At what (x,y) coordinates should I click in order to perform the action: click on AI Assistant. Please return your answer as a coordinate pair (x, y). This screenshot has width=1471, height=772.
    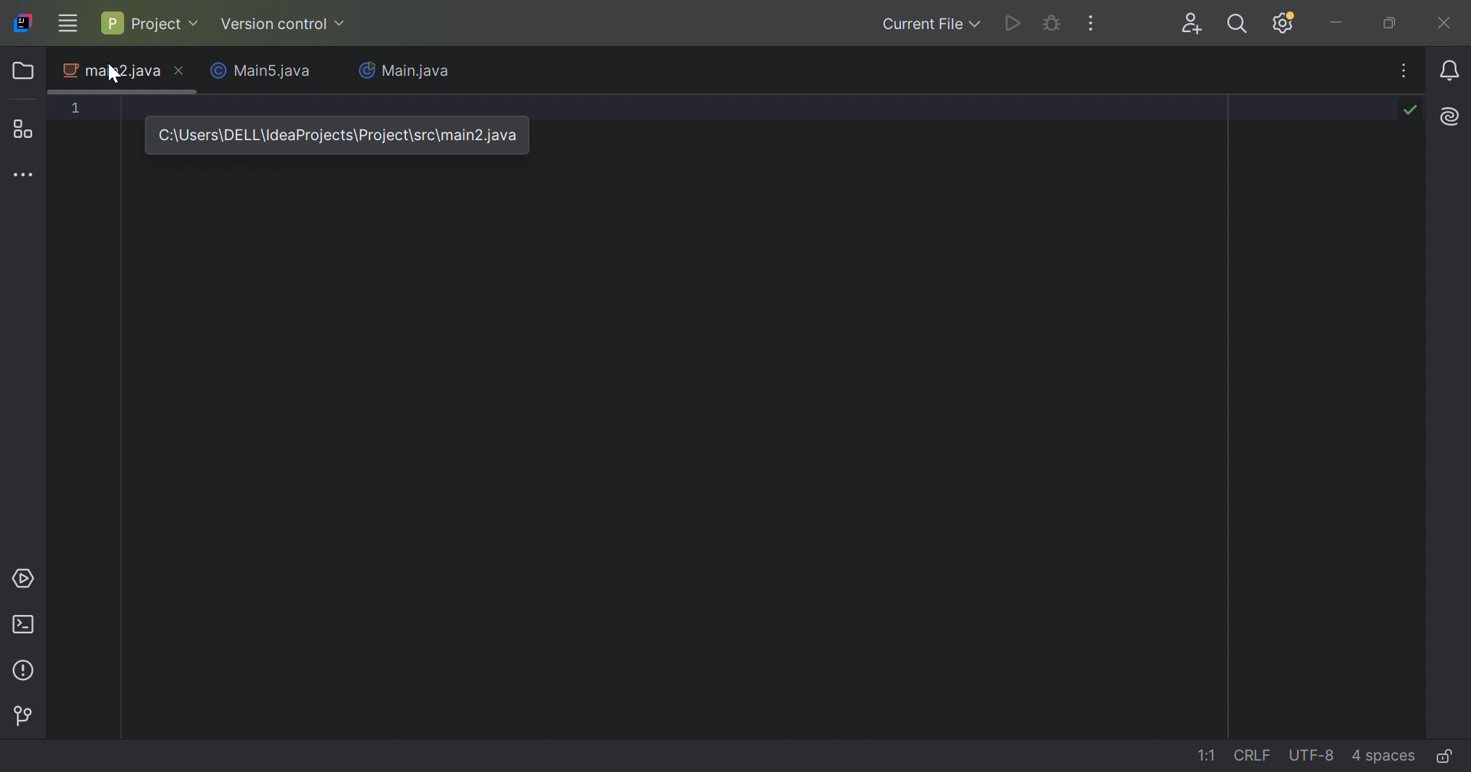
    Looking at the image, I should click on (1453, 115).